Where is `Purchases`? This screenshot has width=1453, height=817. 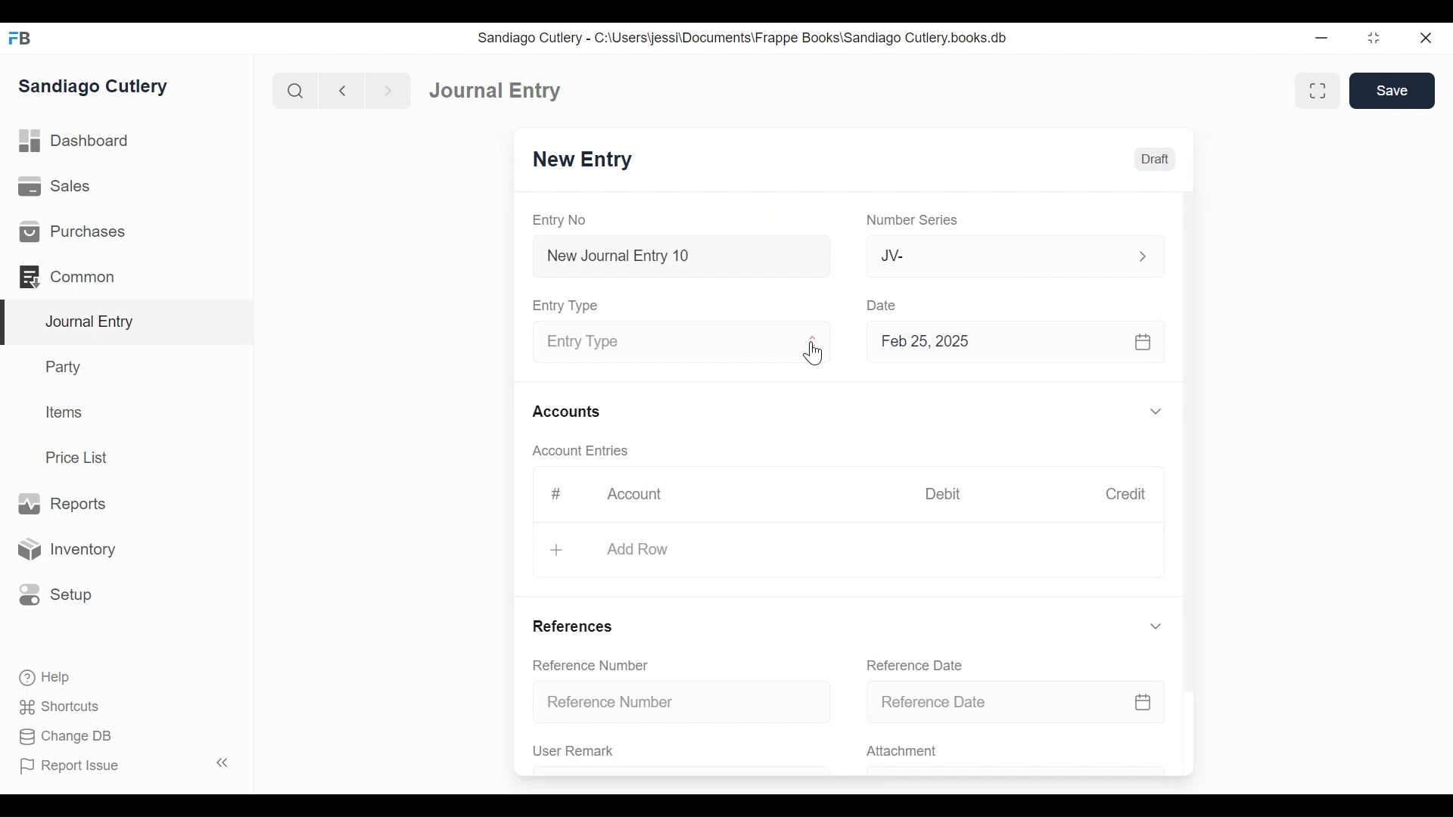 Purchases is located at coordinates (73, 232).